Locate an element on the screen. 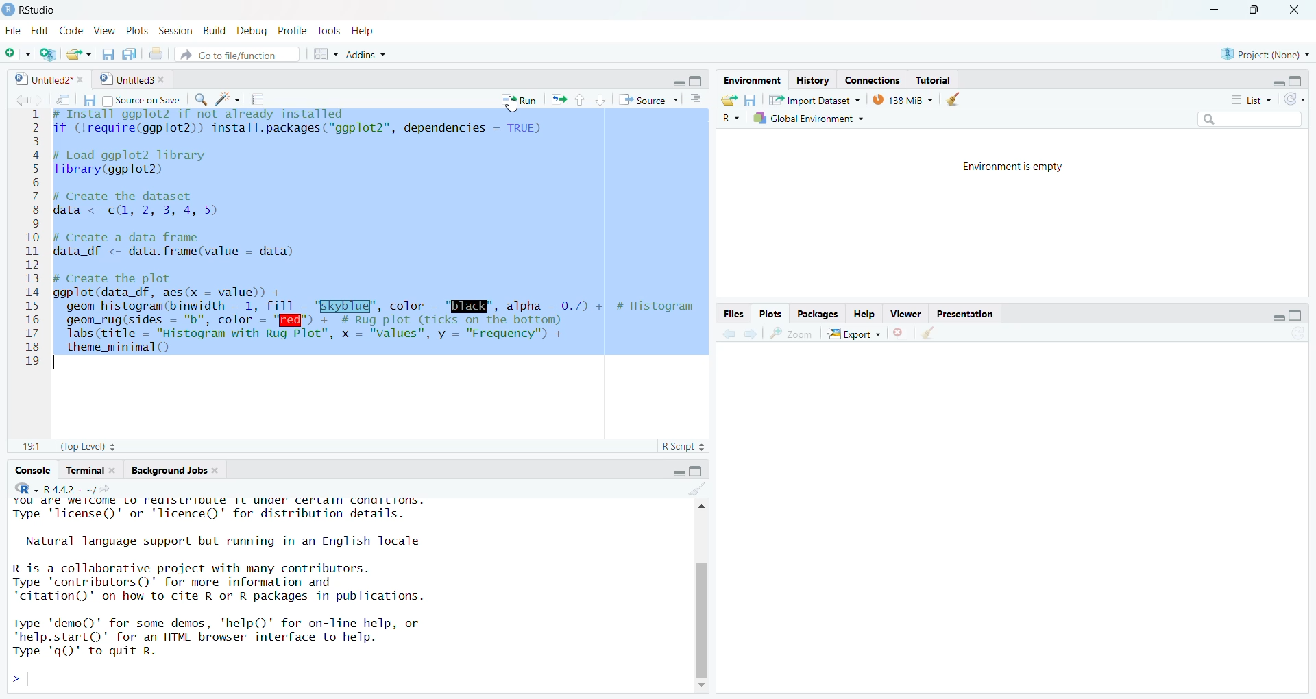 This screenshot has height=699, width=1316. forward /backward is located at coordinates (737, 334).